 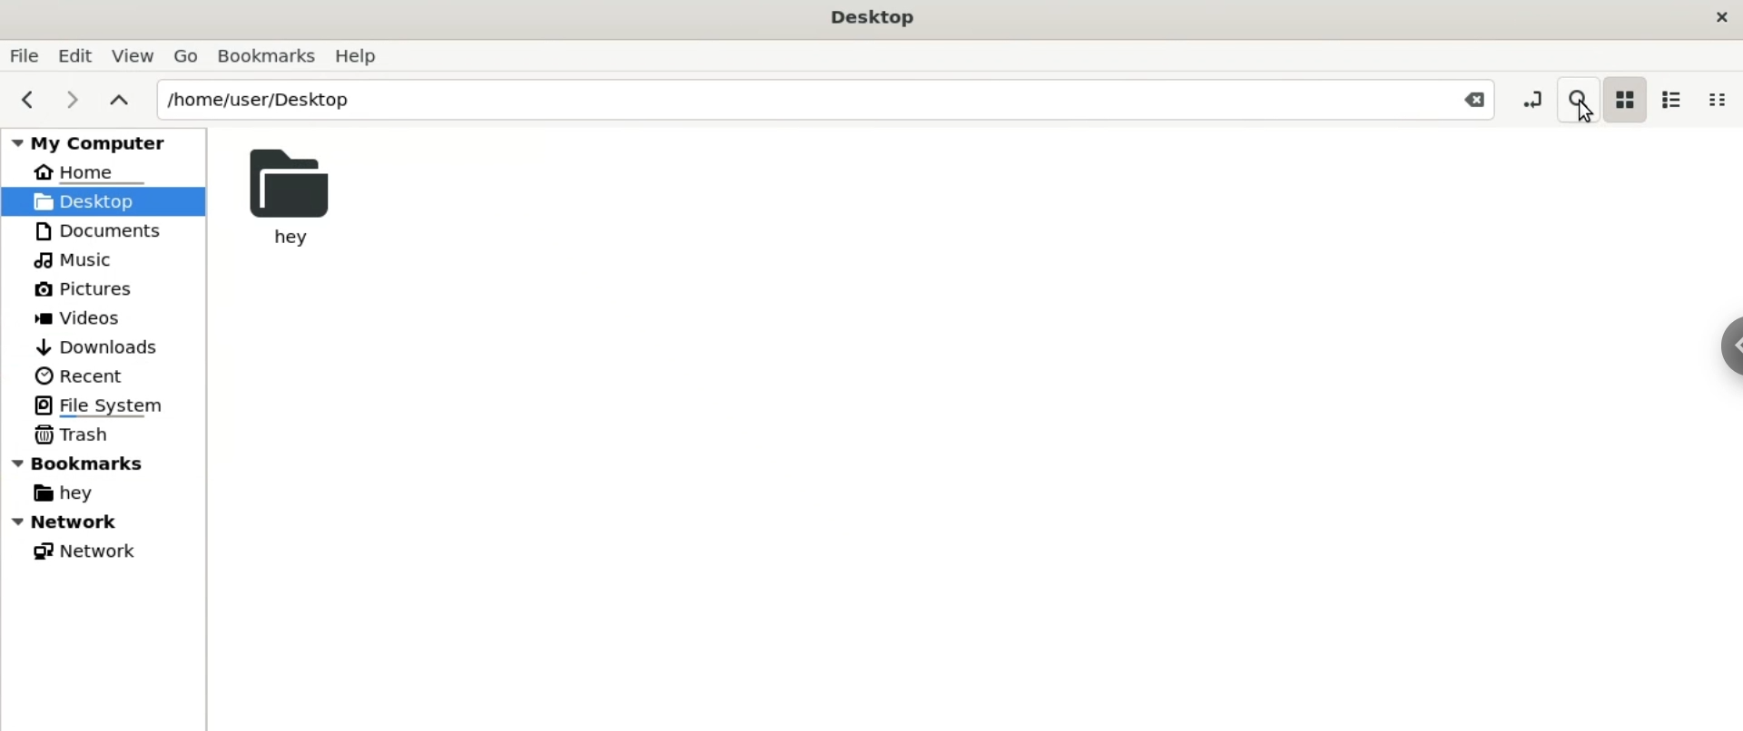 I want to click on Sidebar, so click(x=1721, y=348).